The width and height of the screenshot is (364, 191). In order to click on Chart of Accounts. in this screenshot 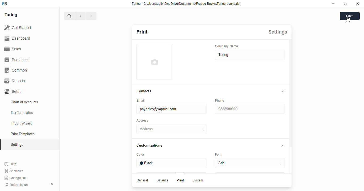, I will do `click(29, 102)`.